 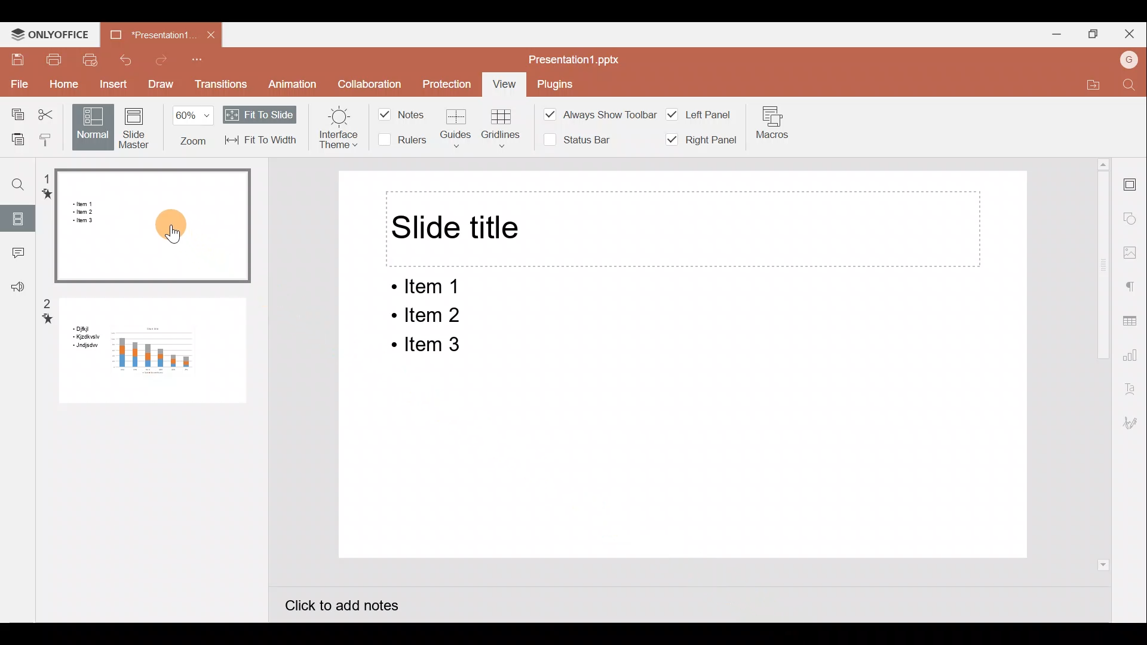 I want to click on Redo, so click(x=161, y=60).